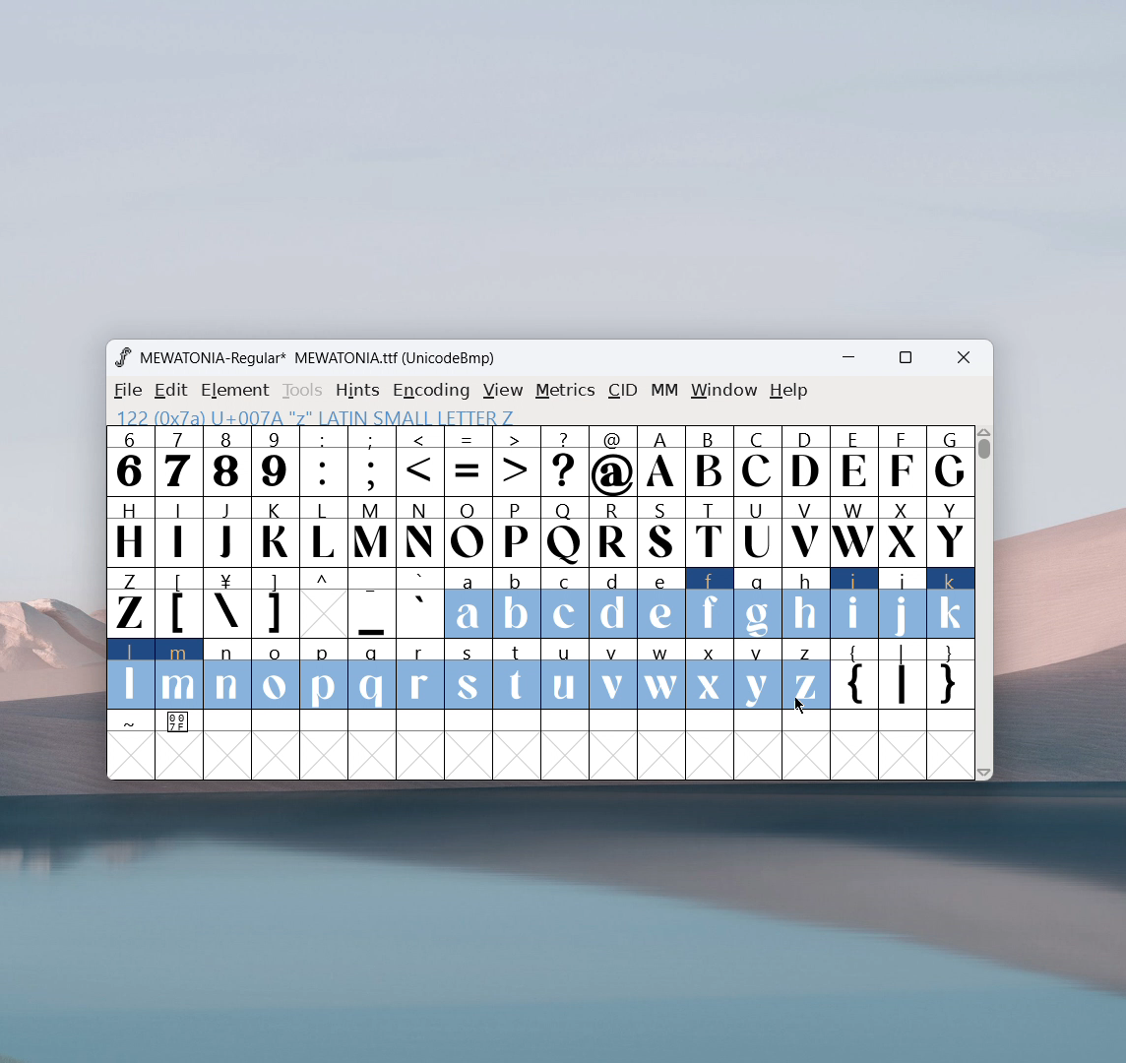  What do you see at coordinates (952, 676) in the screenshot?
I see `}` at bounding box center [952, 676].